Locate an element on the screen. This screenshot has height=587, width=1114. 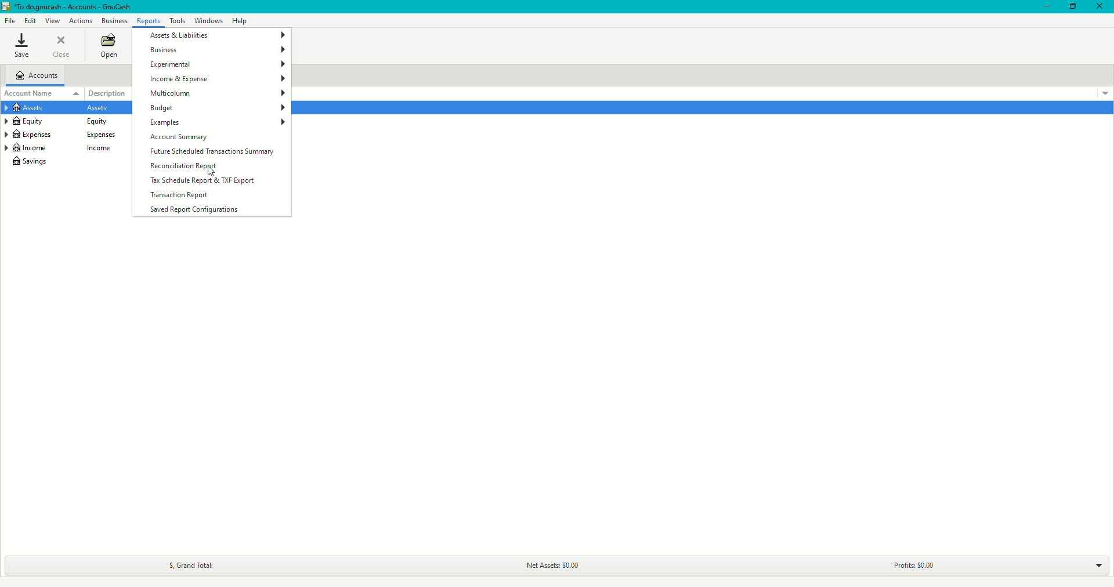
Open is located at coordinates (108, 46).